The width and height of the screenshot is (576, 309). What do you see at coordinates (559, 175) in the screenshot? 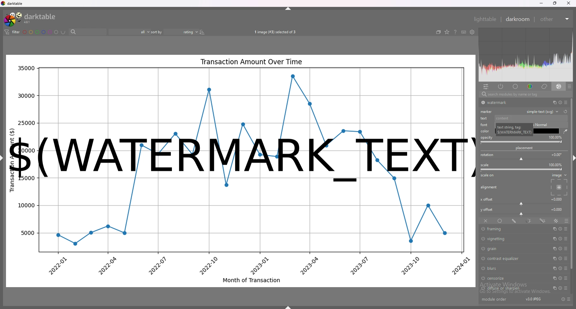
I see `image` at bounding box center [559, 175].